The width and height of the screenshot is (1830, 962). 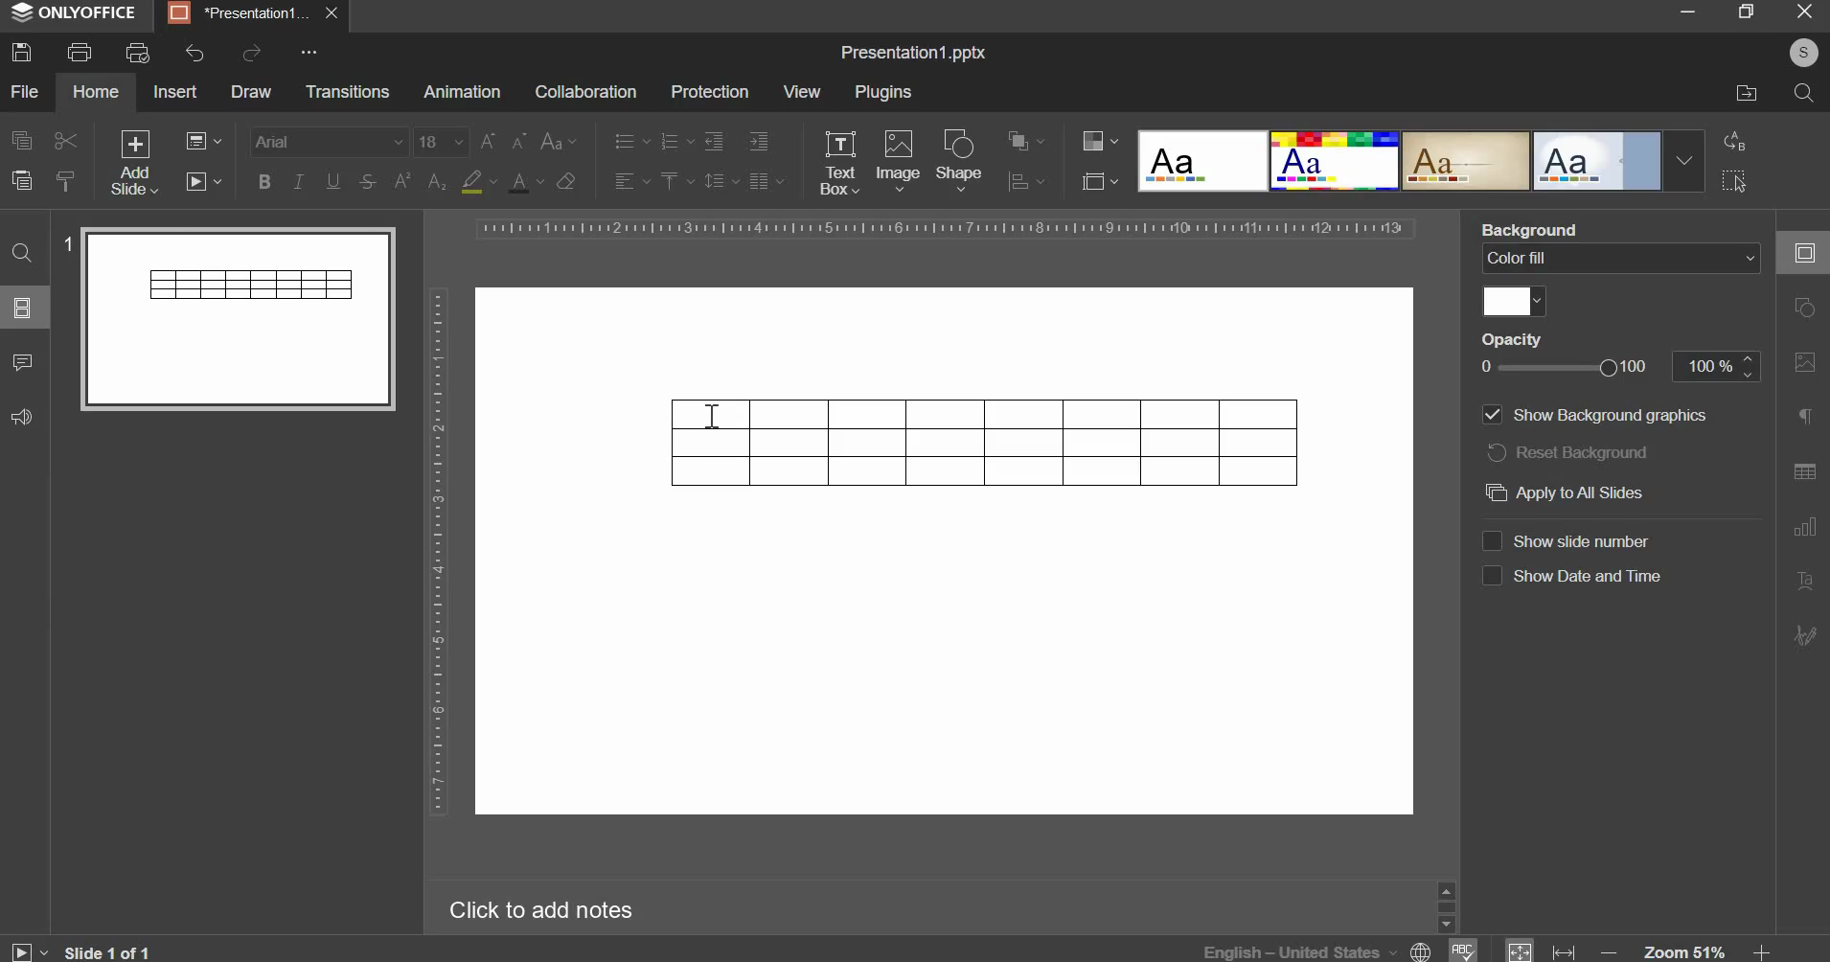 I want to click on plugins, so click(x=884, y=92).